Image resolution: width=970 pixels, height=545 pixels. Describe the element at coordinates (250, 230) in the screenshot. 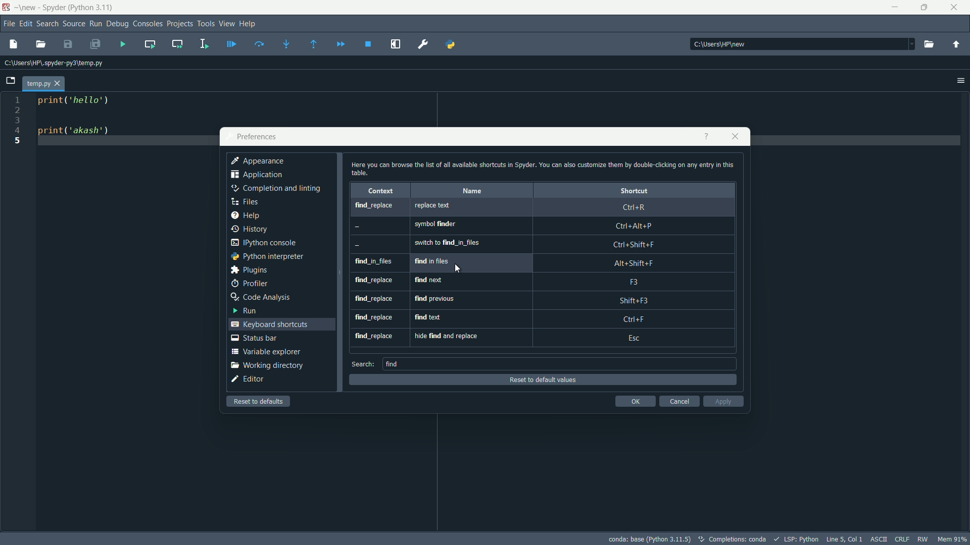

I see `history ` at that location.